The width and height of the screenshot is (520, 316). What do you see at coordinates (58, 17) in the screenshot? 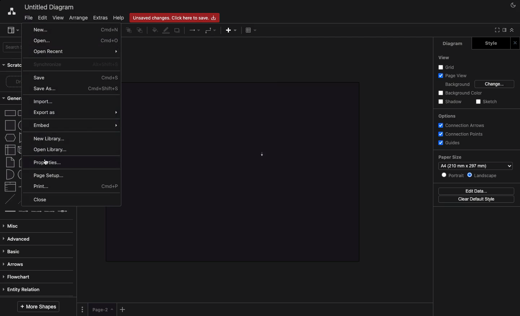
I see `View` at bounding box center [58, 17].